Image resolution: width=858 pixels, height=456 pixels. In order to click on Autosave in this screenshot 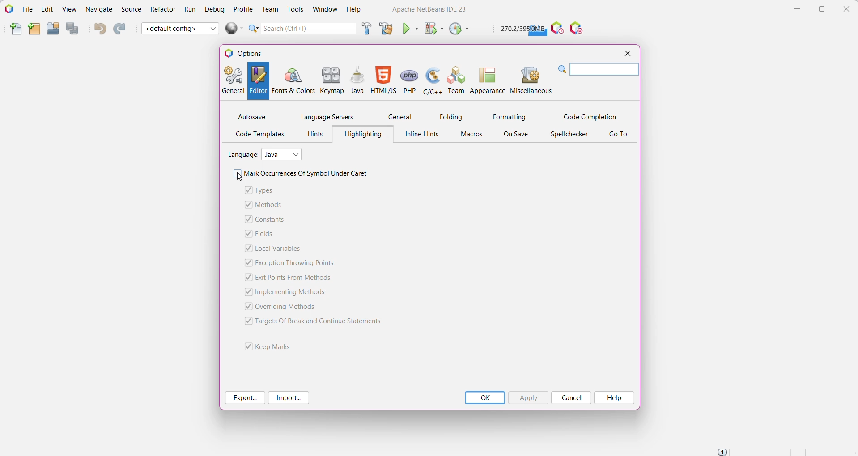, I will do `click(252, 117)`.